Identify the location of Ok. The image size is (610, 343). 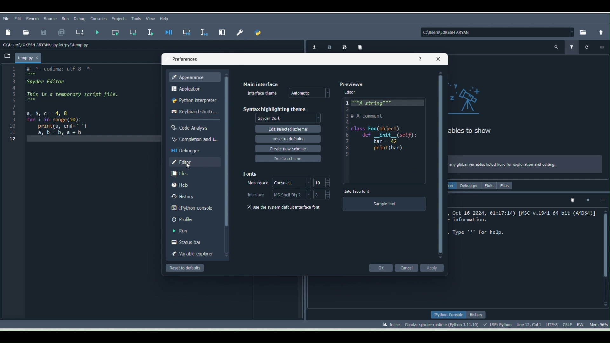
(380, 267).